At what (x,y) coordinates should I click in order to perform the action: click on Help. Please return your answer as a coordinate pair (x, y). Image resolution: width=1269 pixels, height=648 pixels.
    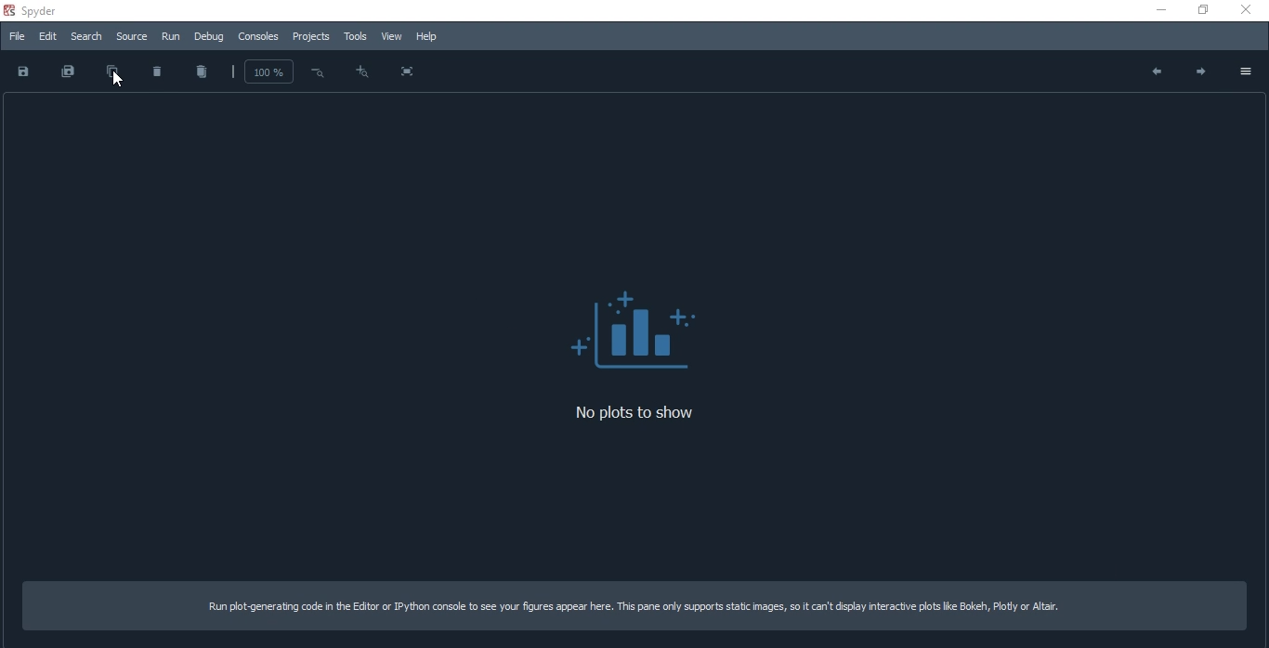
    Looking at the image, I should click on (427, 37).